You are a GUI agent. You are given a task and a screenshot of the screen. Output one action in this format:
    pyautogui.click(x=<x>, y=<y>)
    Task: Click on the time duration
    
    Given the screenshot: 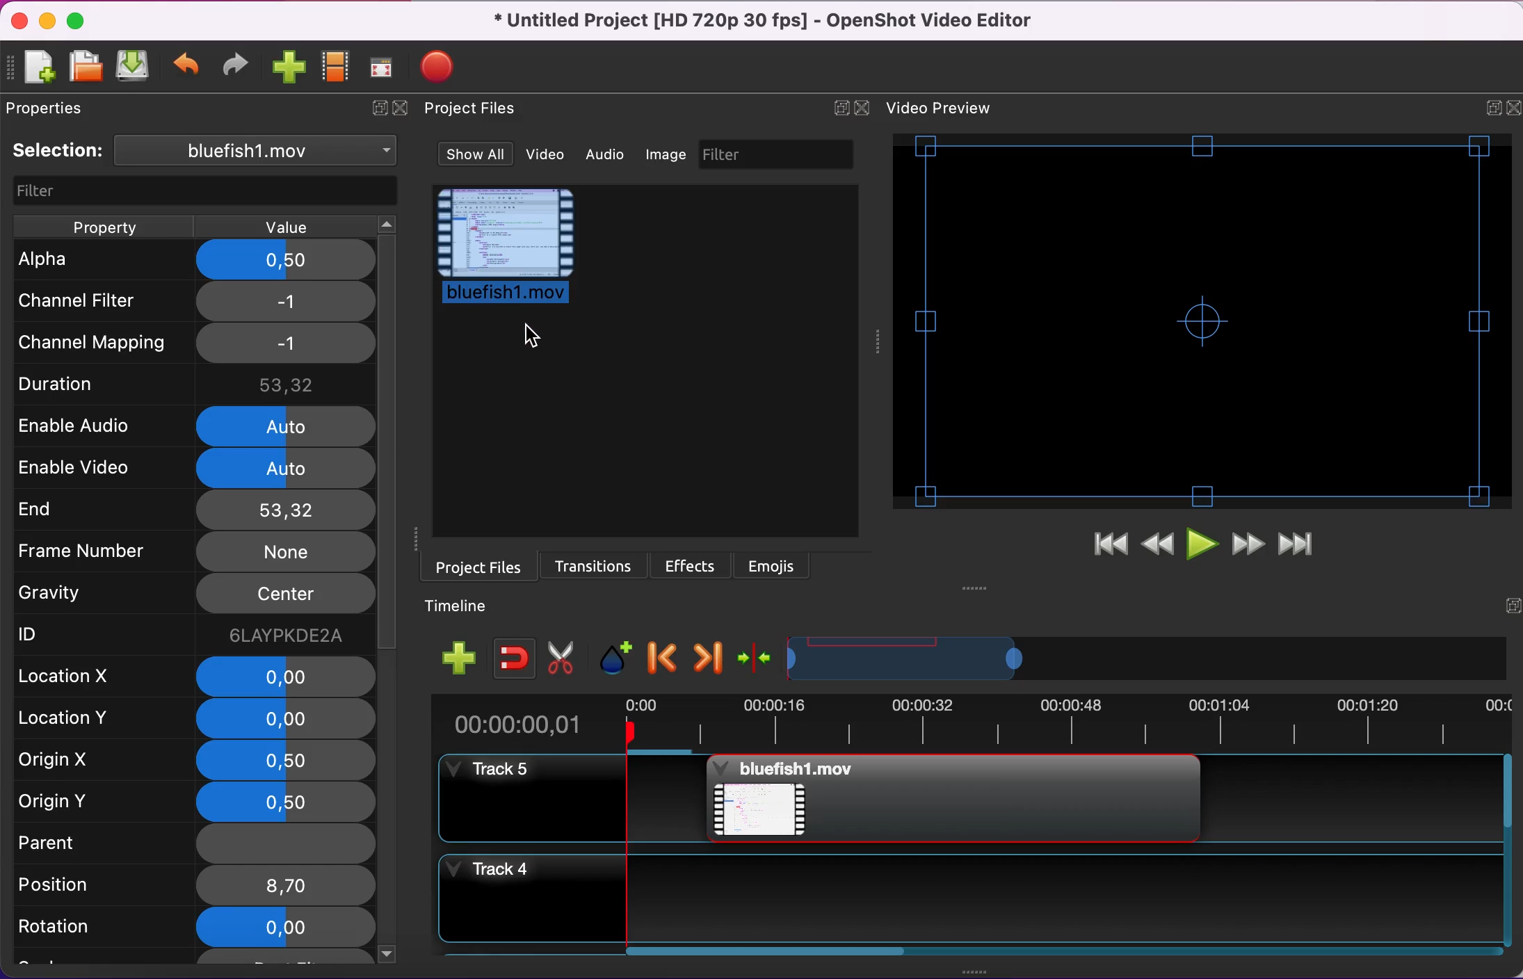 What is the action you would take?
    pyautogui.click(x=981, y=724)
    